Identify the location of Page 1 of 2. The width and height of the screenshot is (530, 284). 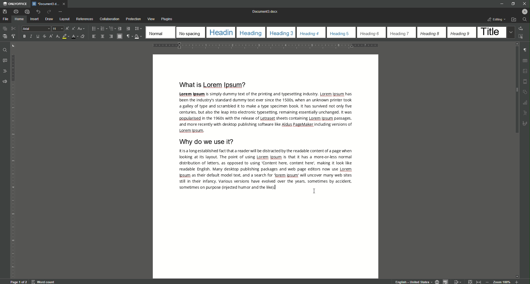
(18, 282).